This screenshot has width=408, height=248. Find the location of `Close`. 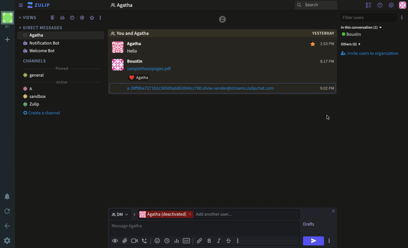

Close is located at coordinates (333, 210).